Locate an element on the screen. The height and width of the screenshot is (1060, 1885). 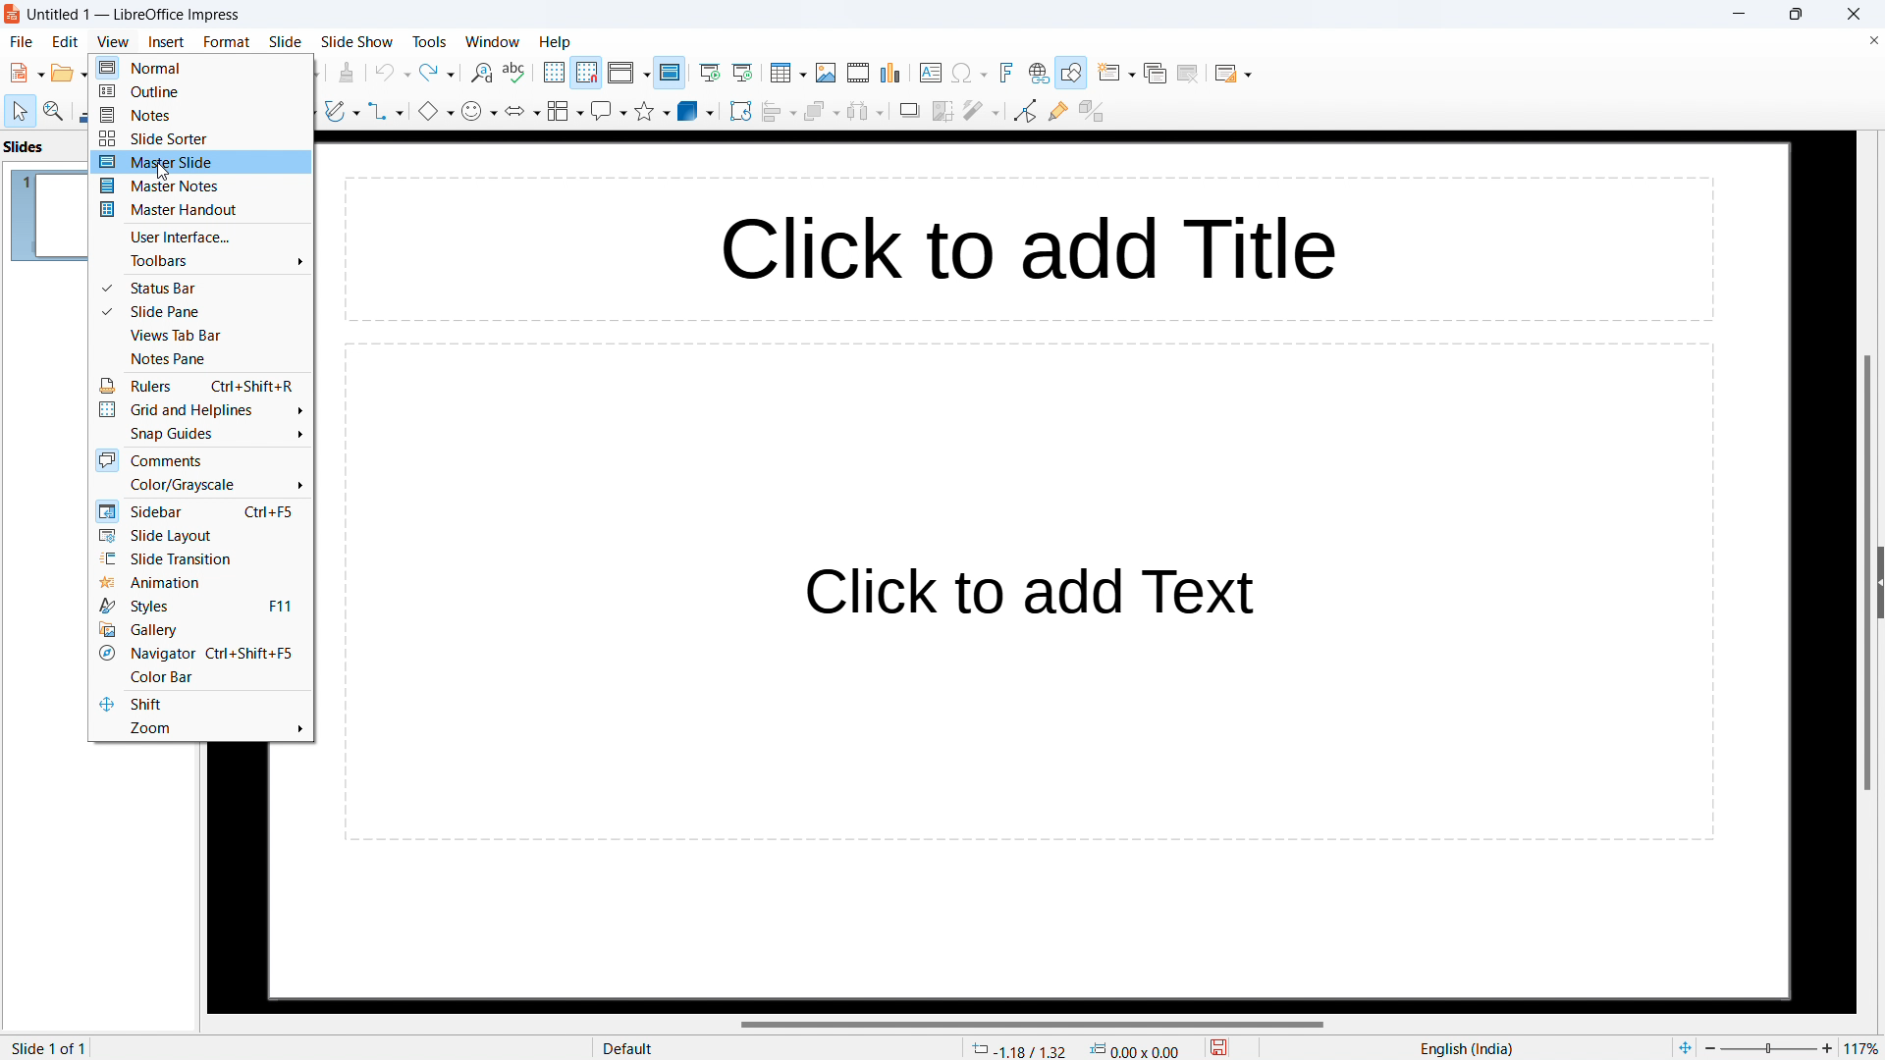
status bar is located at coordinates (200, 288).